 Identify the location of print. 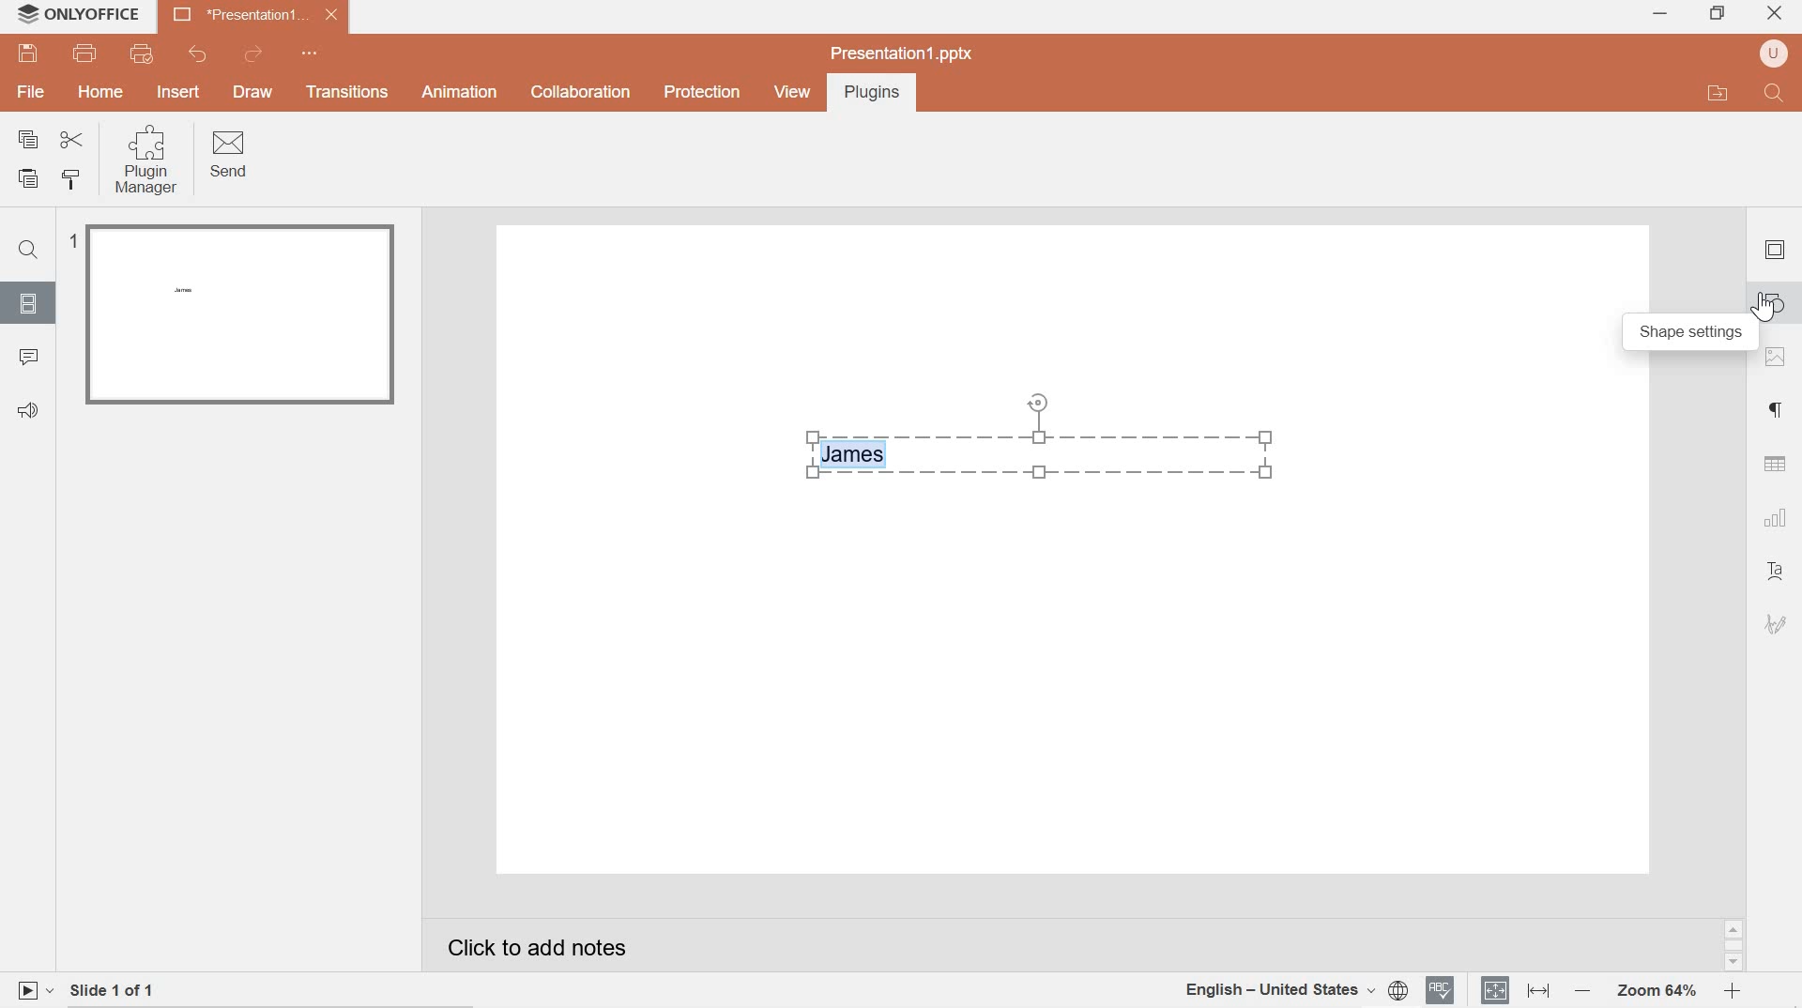
(87, 54).